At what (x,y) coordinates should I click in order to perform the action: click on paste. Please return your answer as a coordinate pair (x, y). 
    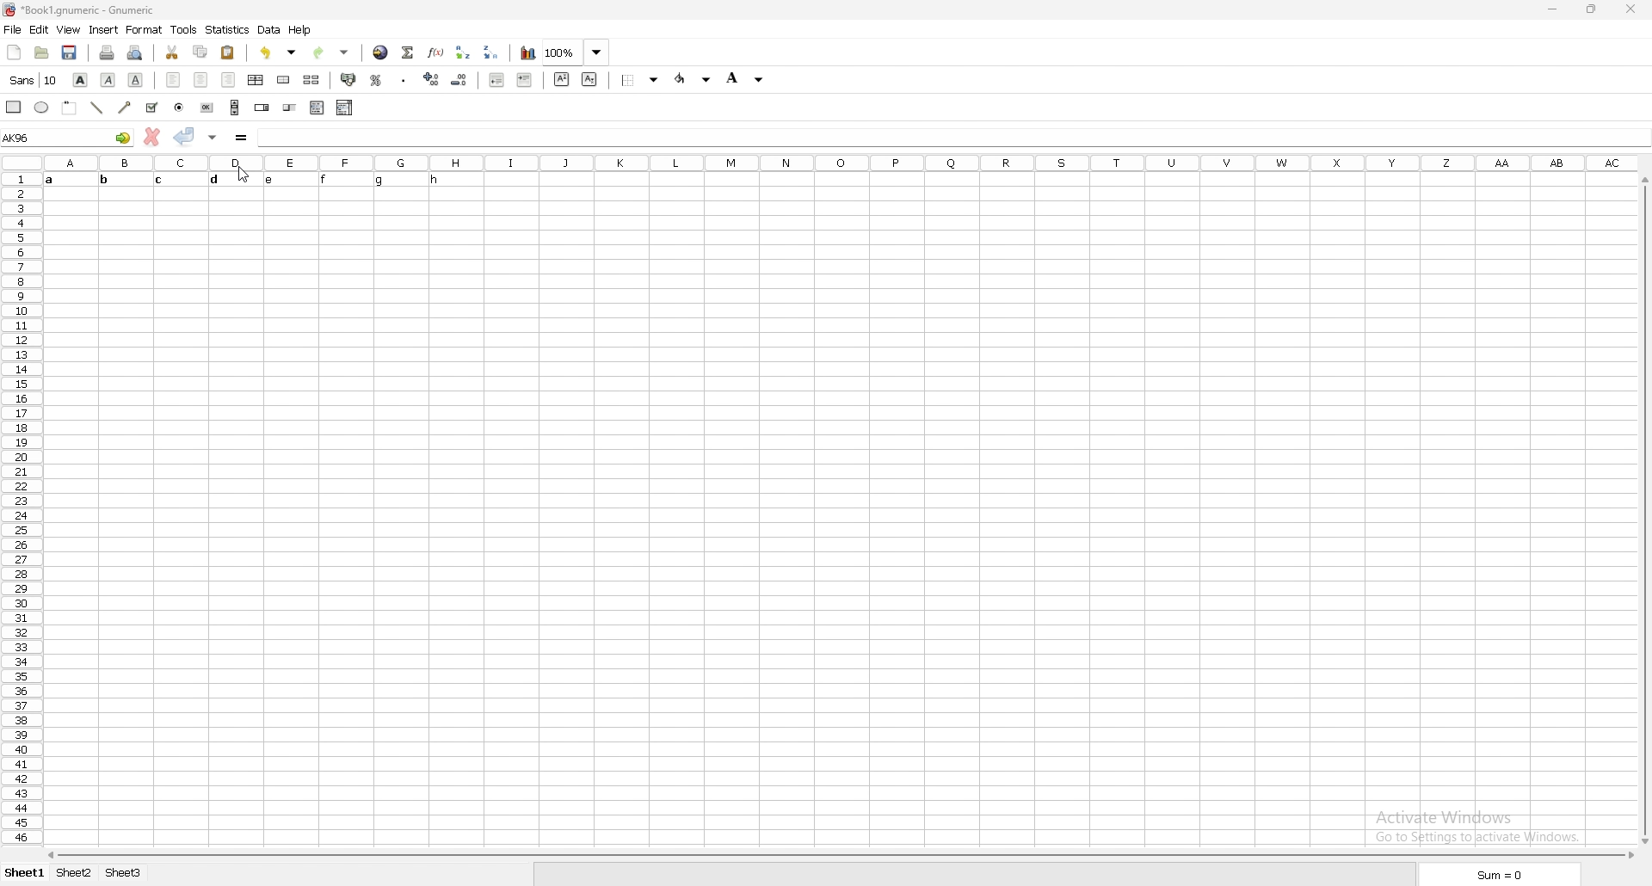
    Looking at the image, I should click on (228, 52).